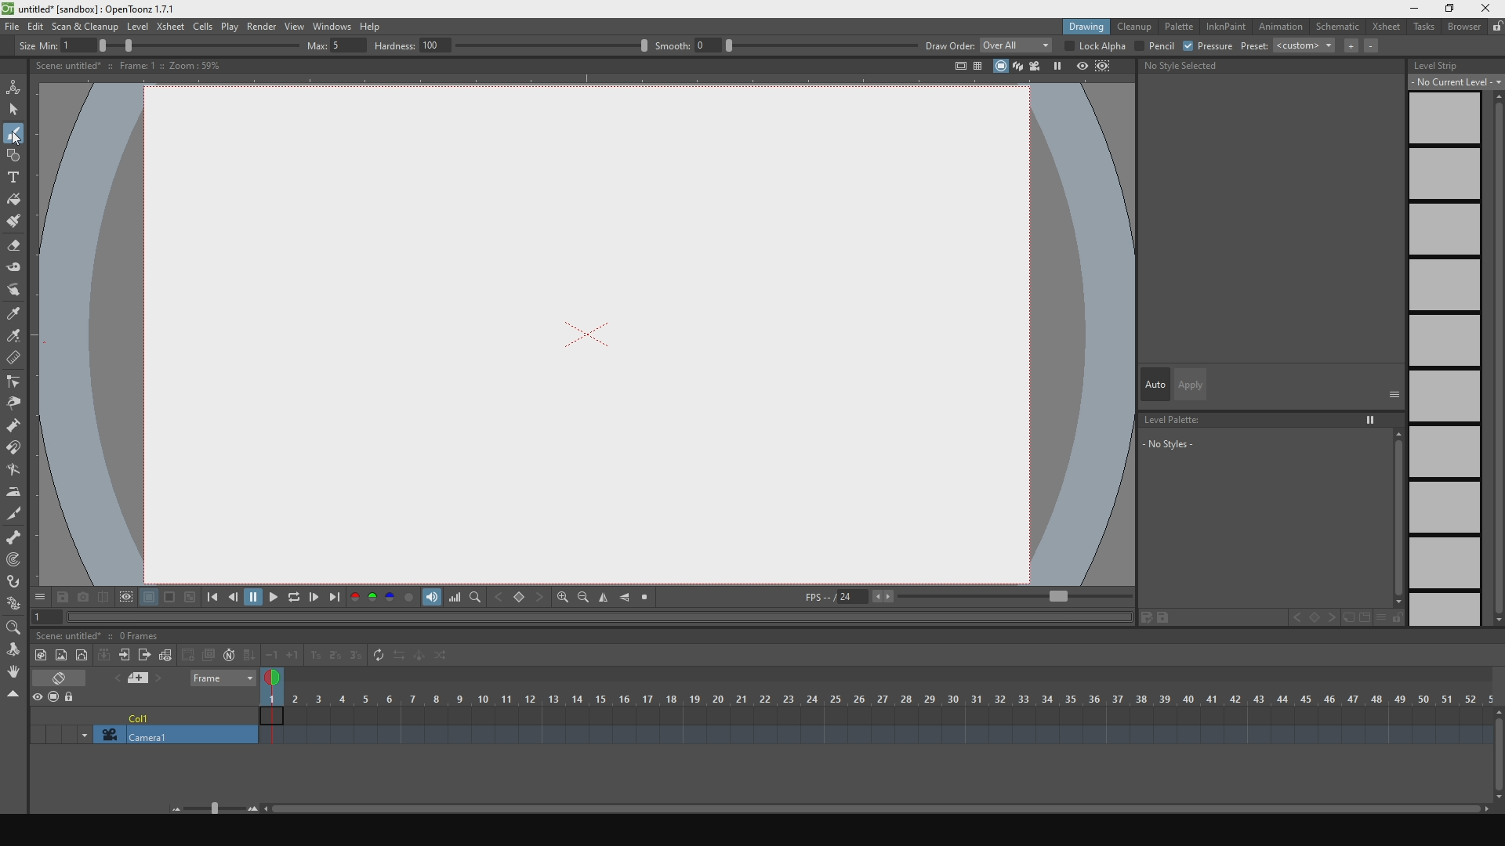 This screenshot has width=1505, height=846. What do you see at coordinates (253, 598) in the screenshot?
I see `pause` at bounding box center [253, 598].